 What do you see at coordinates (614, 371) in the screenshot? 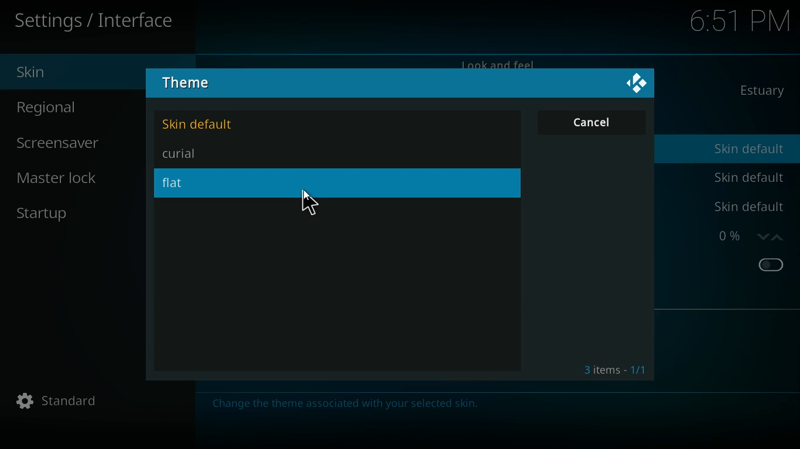
I see `number of itens` at bounding box center [614, 371].